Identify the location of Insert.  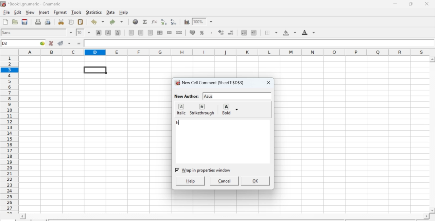
(44, 12).